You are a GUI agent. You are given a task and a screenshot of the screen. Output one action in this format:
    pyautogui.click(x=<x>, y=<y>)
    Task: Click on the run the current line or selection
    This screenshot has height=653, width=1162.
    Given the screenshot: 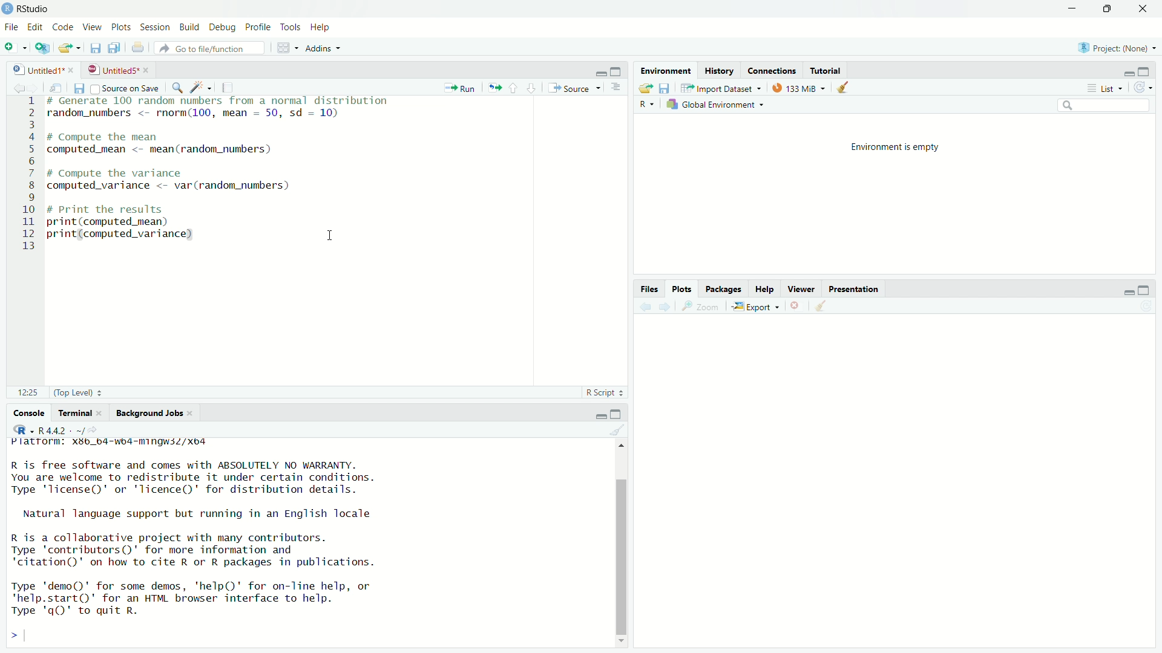 What is the action you would take?
    pyautogui.click(x=461, y=88)
    